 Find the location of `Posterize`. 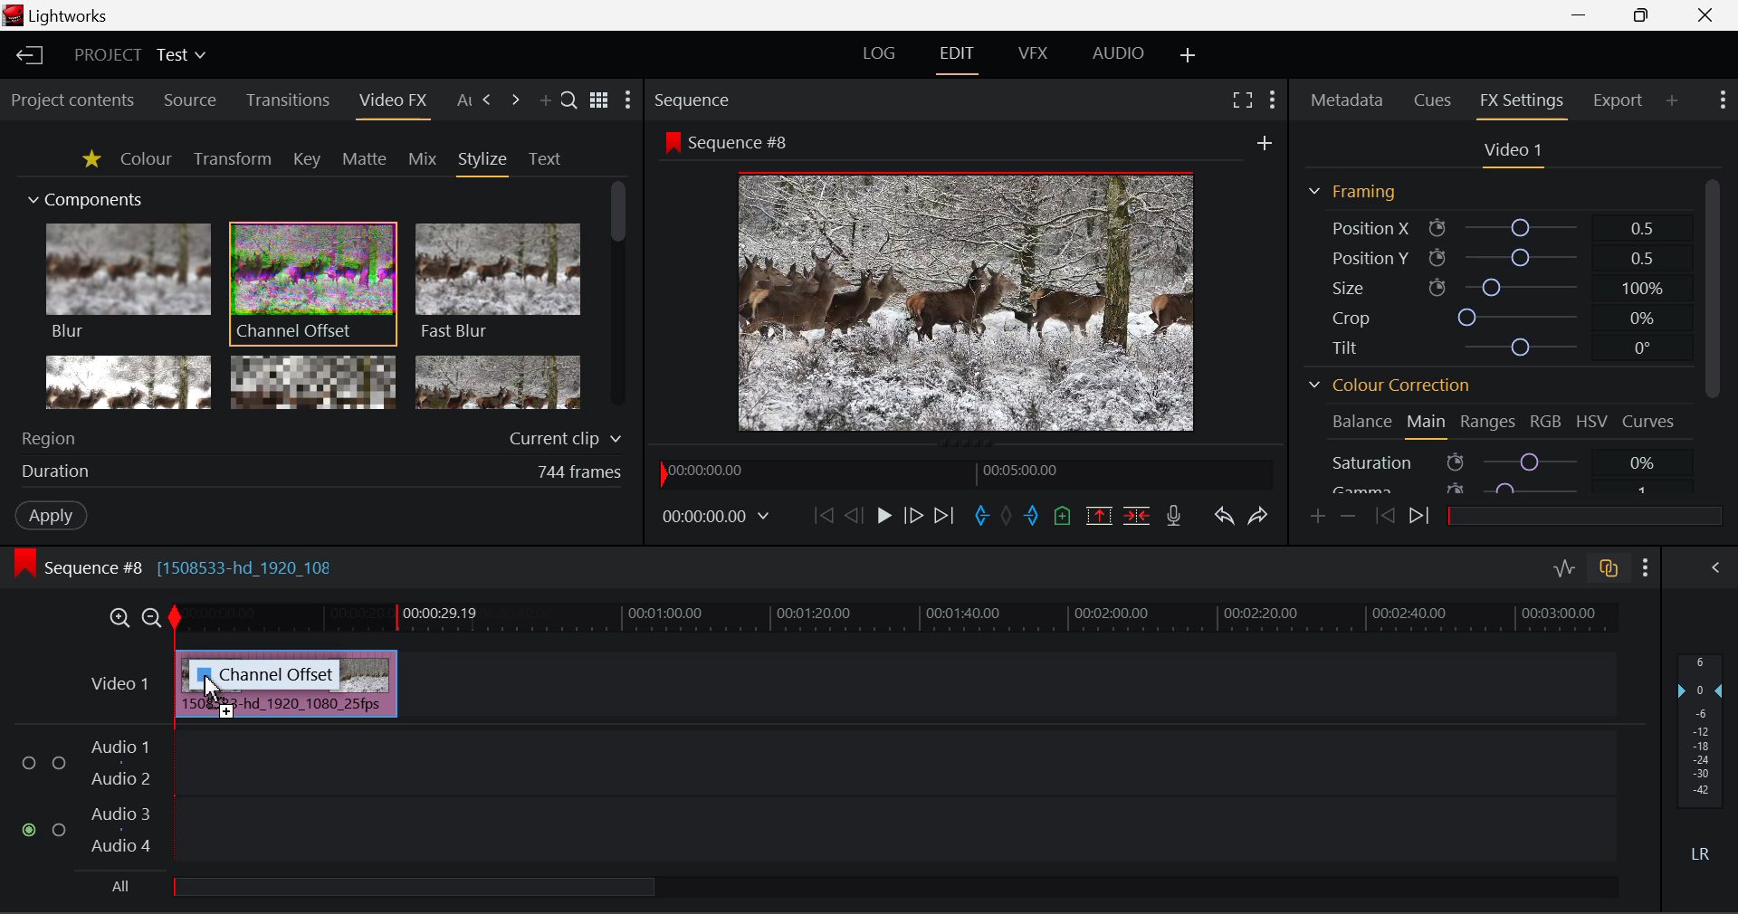

Posterize is located at coordinates (498, 380).